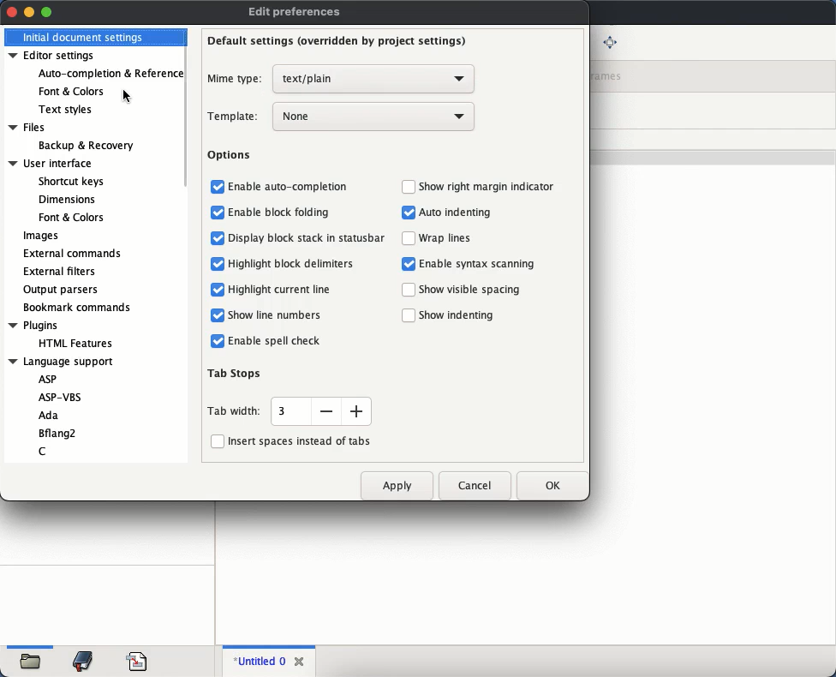 This screenshot has width=836, height=677. I want to click on display block stack in statusbar, so click(297, 238).